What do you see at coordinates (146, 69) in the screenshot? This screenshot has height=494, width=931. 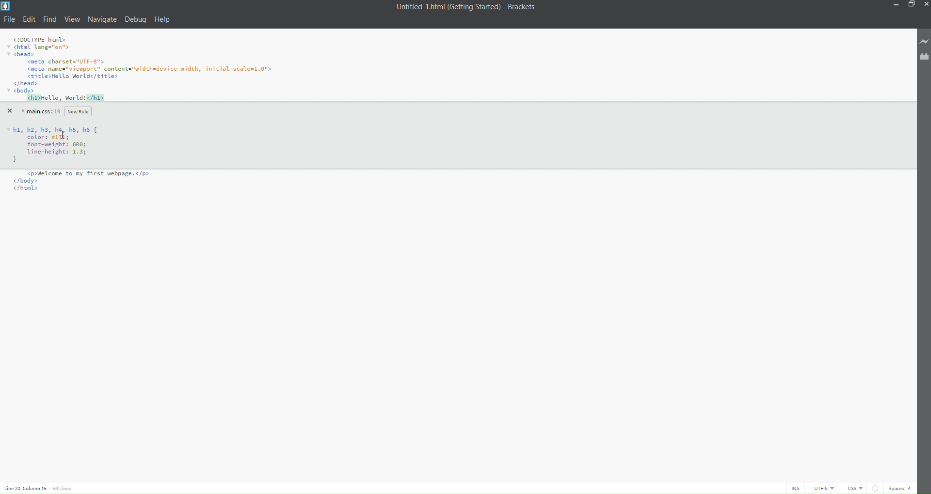 I see `code` at bounding box center [146, 69].